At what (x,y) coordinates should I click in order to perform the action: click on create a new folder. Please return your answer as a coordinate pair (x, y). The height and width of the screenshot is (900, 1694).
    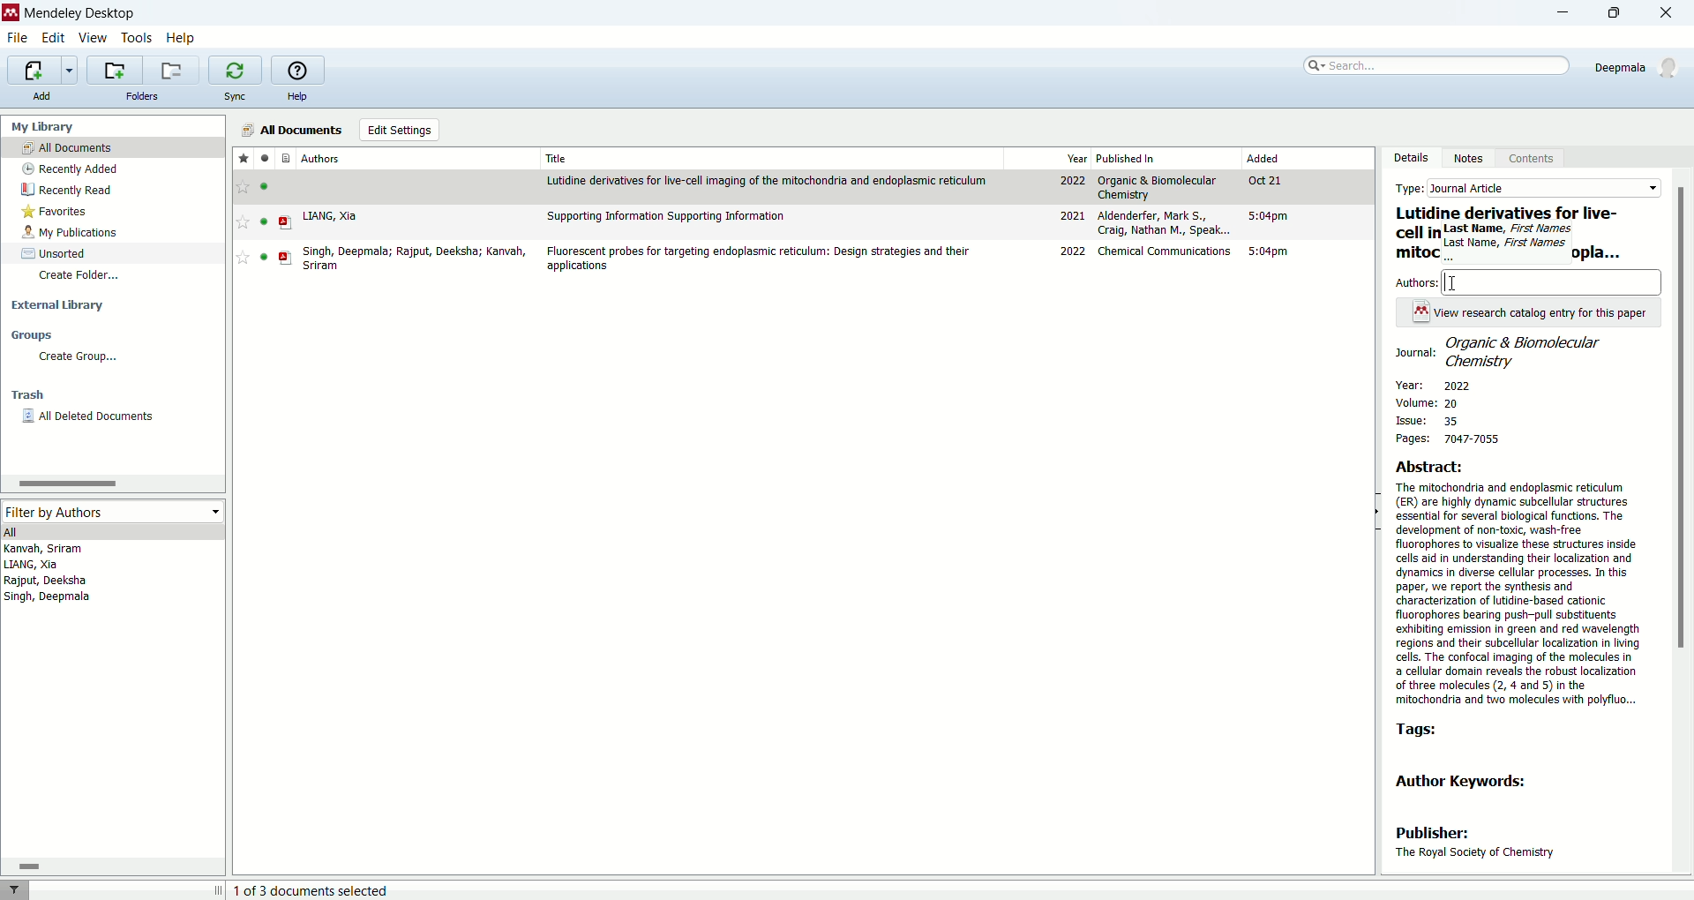
    Looking at the image, I should click on (116, 71).